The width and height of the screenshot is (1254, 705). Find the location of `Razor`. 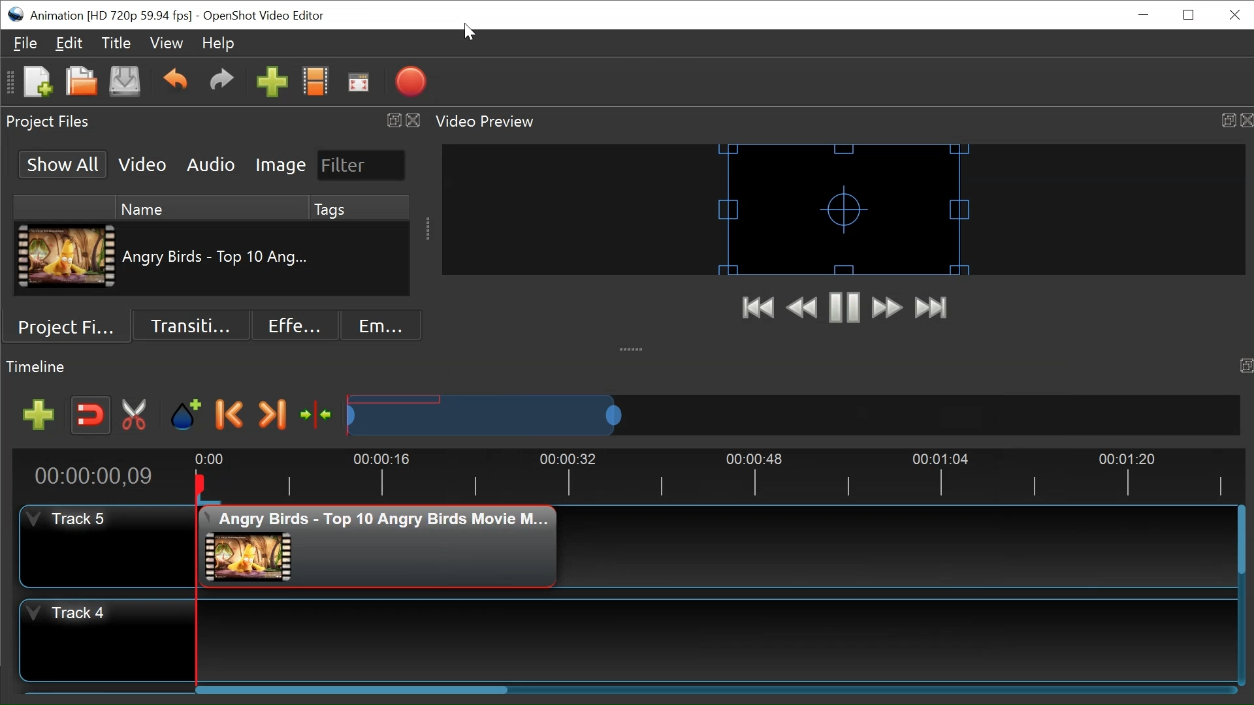

Razor is located at coordinates (135, 416).